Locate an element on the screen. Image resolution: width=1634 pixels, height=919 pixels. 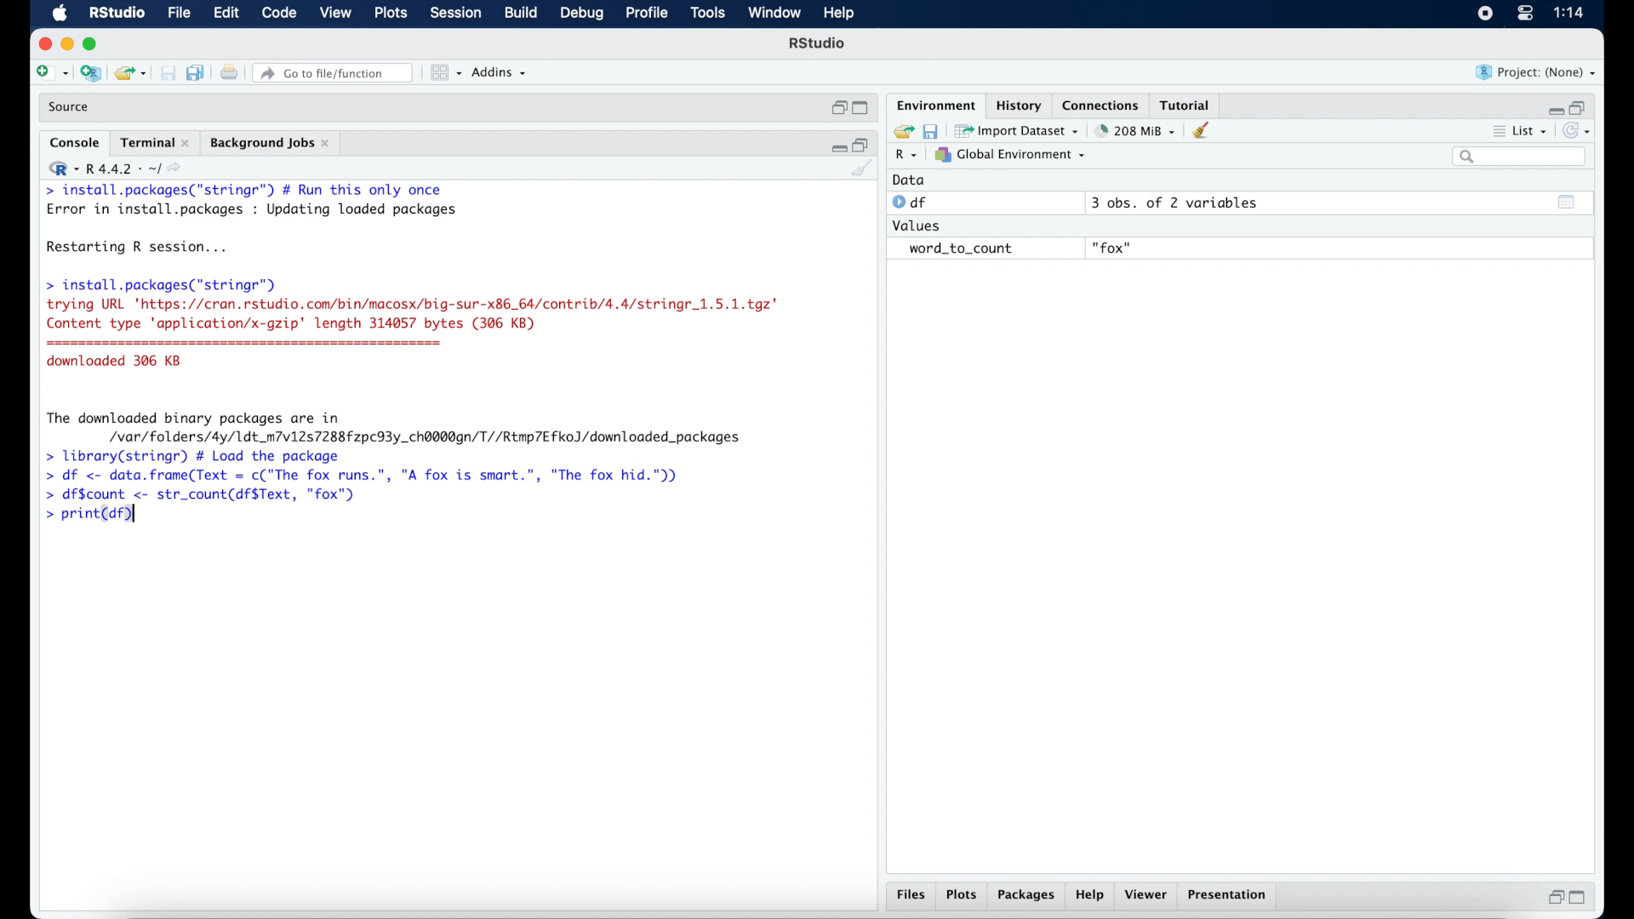
macOS is located at coordinates (60, 14).